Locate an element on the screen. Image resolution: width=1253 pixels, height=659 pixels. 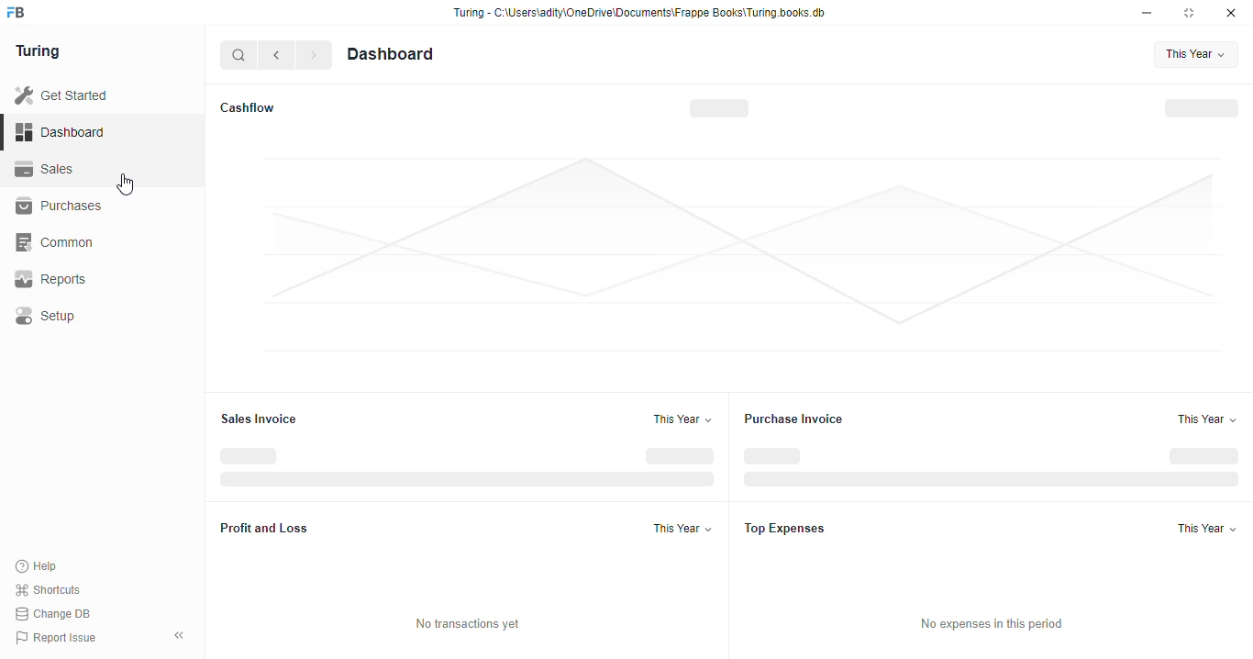
Top Expenses is located at coordinates (786, 527).